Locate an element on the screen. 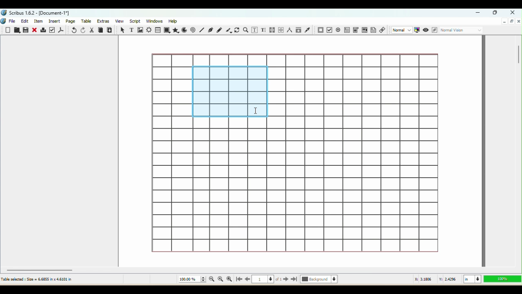 This screenshot has width=522, height=294. Shape tool is located at coordinates (167, 30).